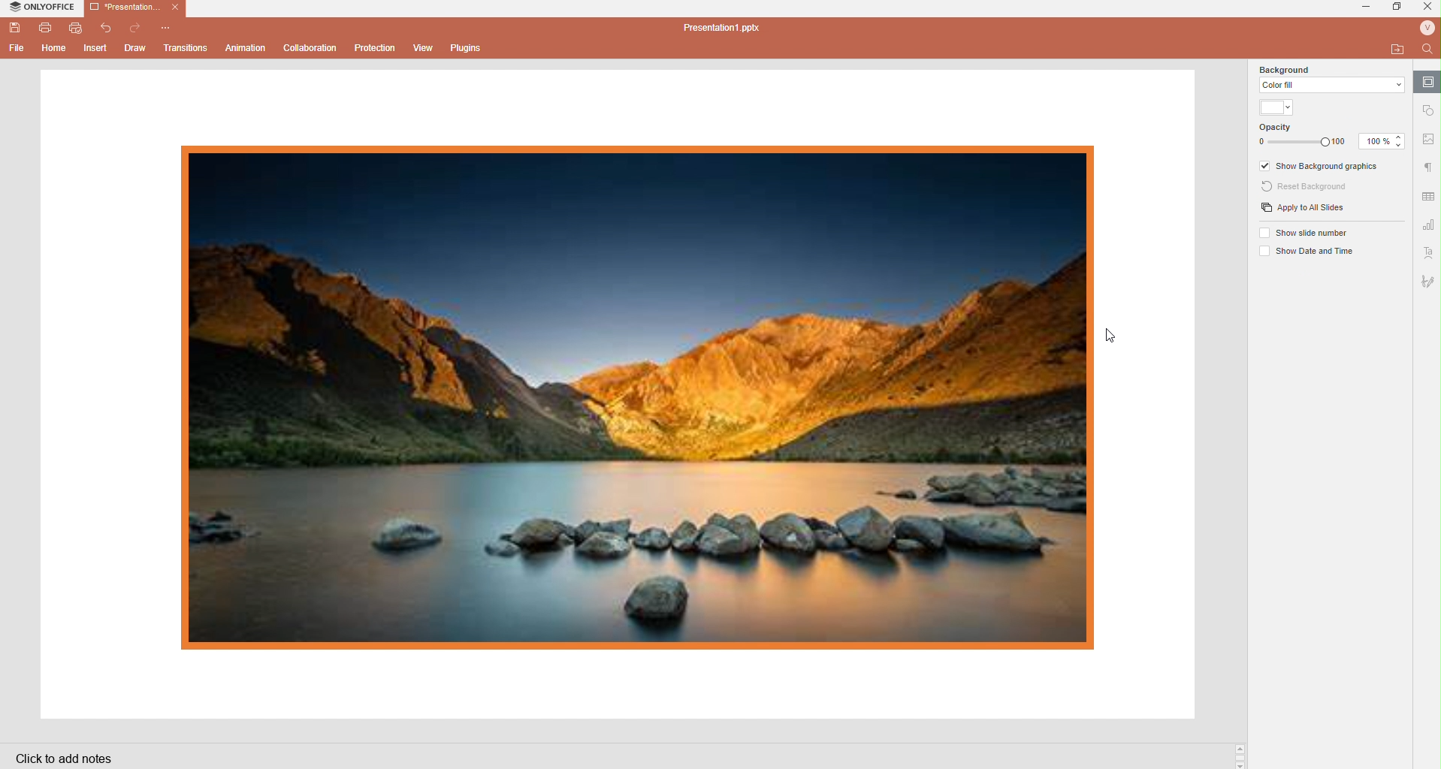 Image resolution: width=1441 pixels, height=769 pixels. I want to click on Numbers settings, so click(1429, 224).